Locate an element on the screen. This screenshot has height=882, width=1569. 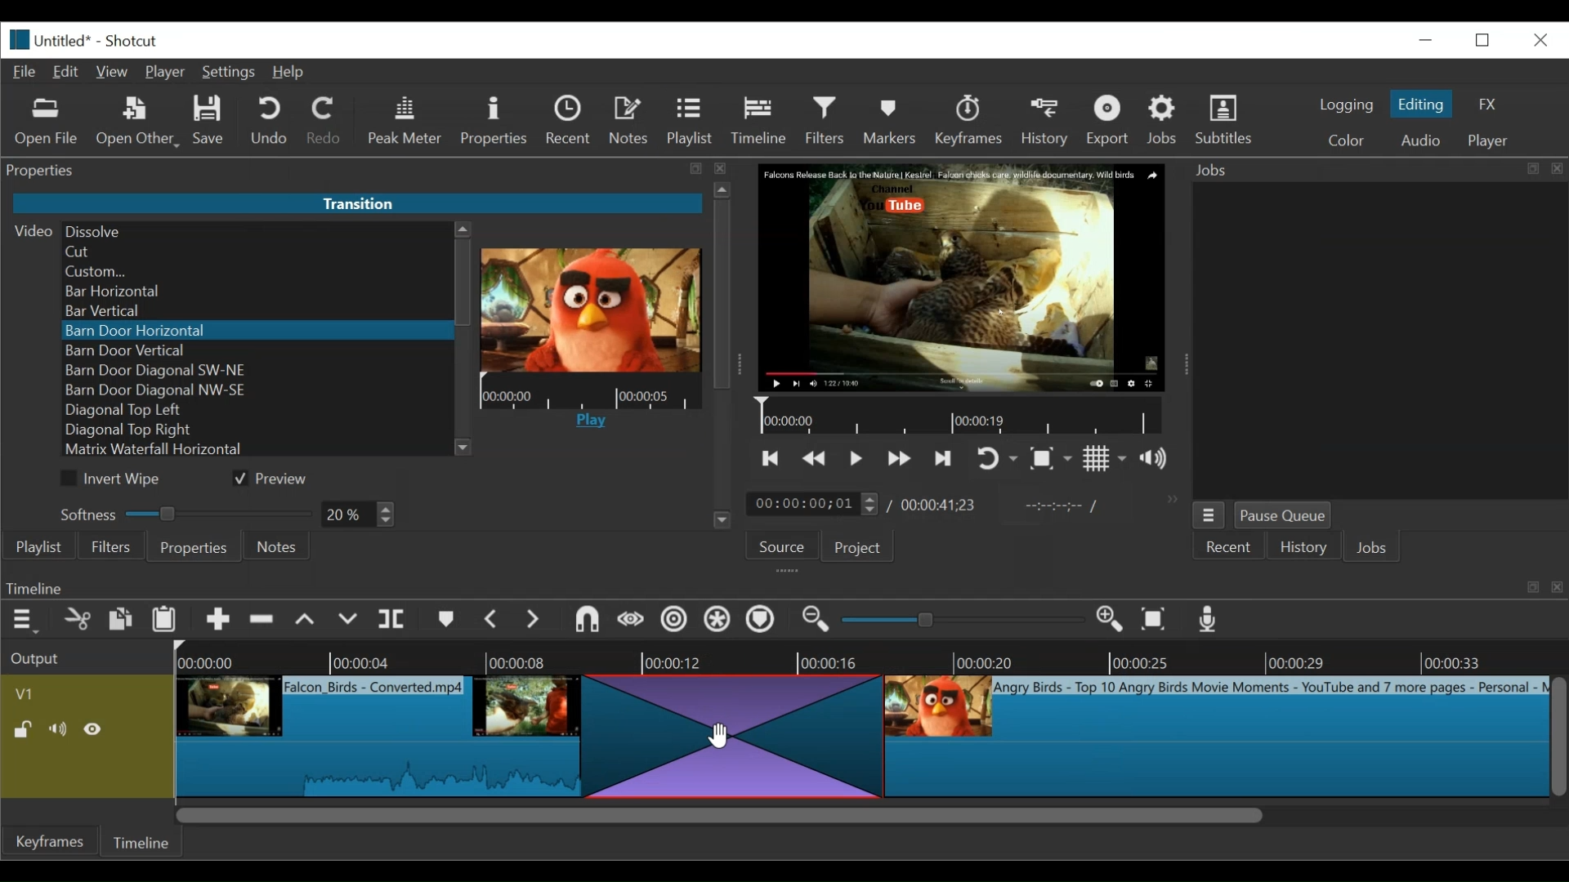
Toggle play or pause (space) is located at coordinates (857, 458).